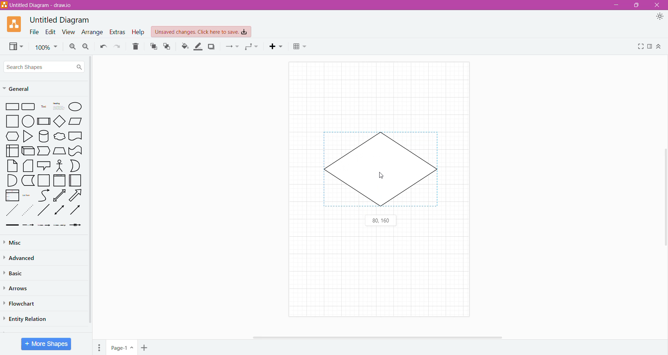 This screenshot has height=355, width=668. What do you see at coordinates (76, 121) in the screenshot?
I see `Parallelogram` at bounding box center [76, 121].